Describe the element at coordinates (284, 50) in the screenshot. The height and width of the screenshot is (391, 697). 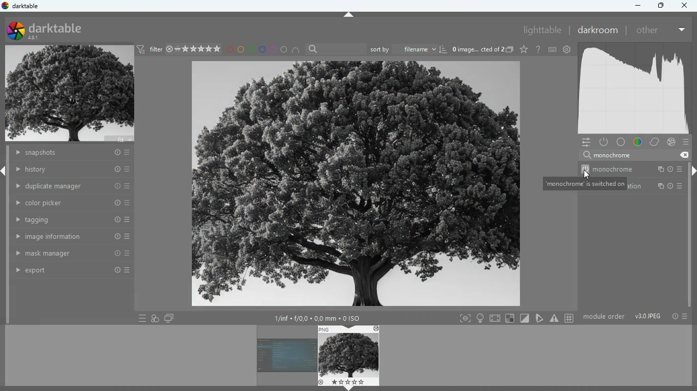
I see `circle` at that location.